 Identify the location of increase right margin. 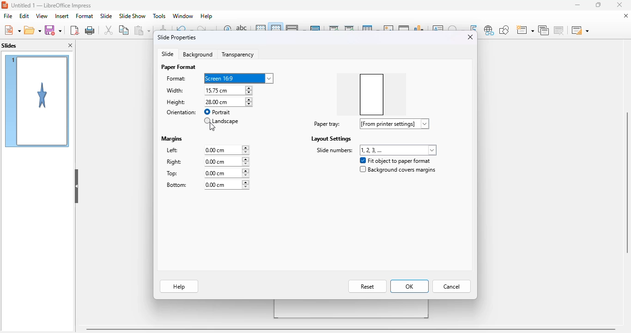
(246, 159).